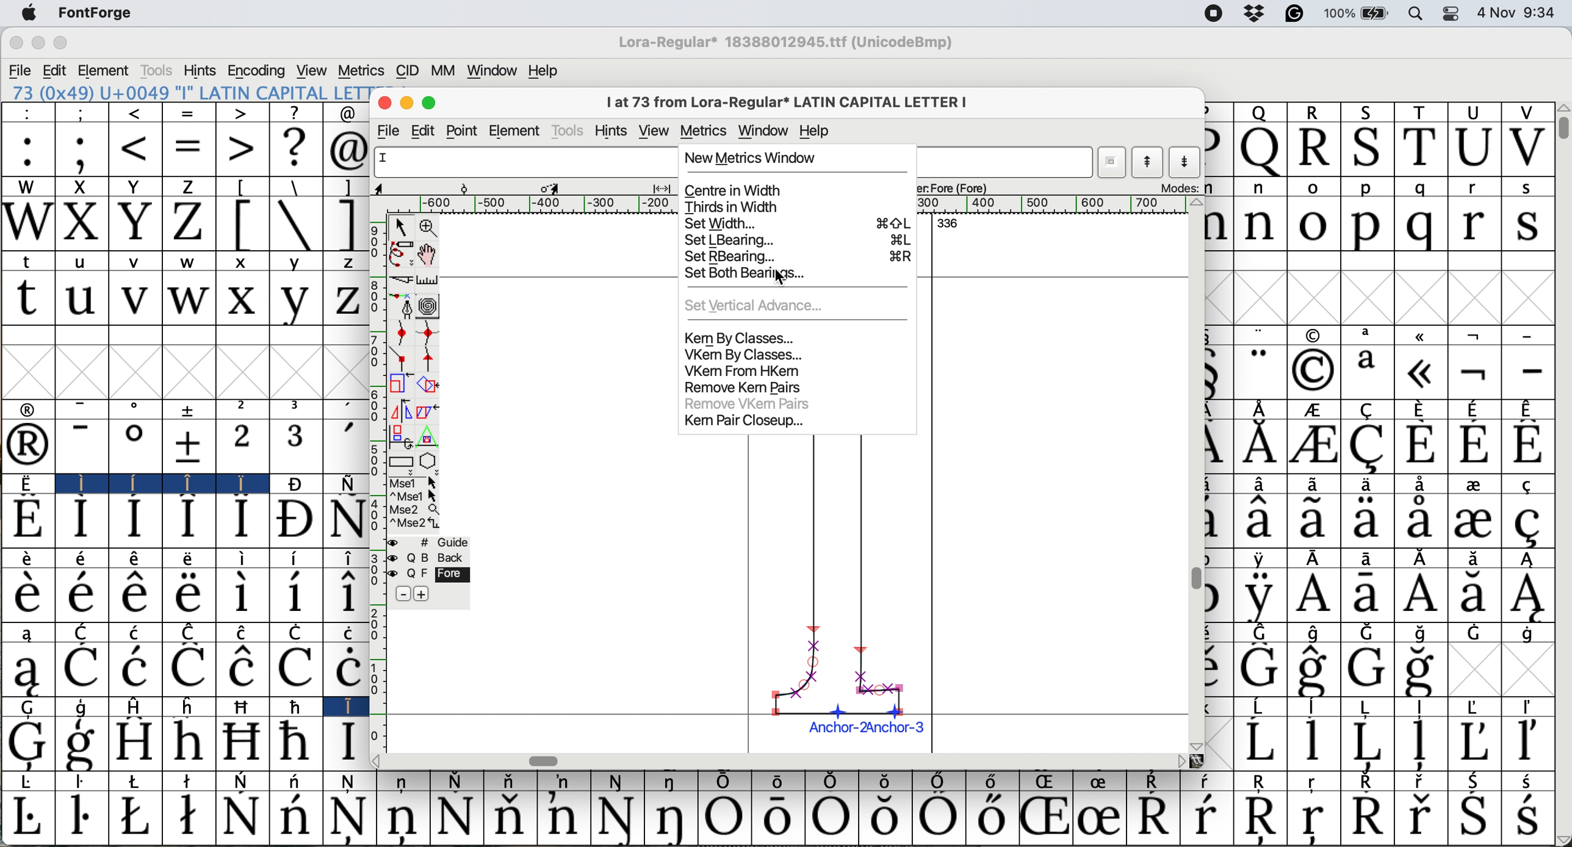 The image size is (1572, 847). Describe the element at coordinates (295, 148) in the screenshot. I see `?` at that location.